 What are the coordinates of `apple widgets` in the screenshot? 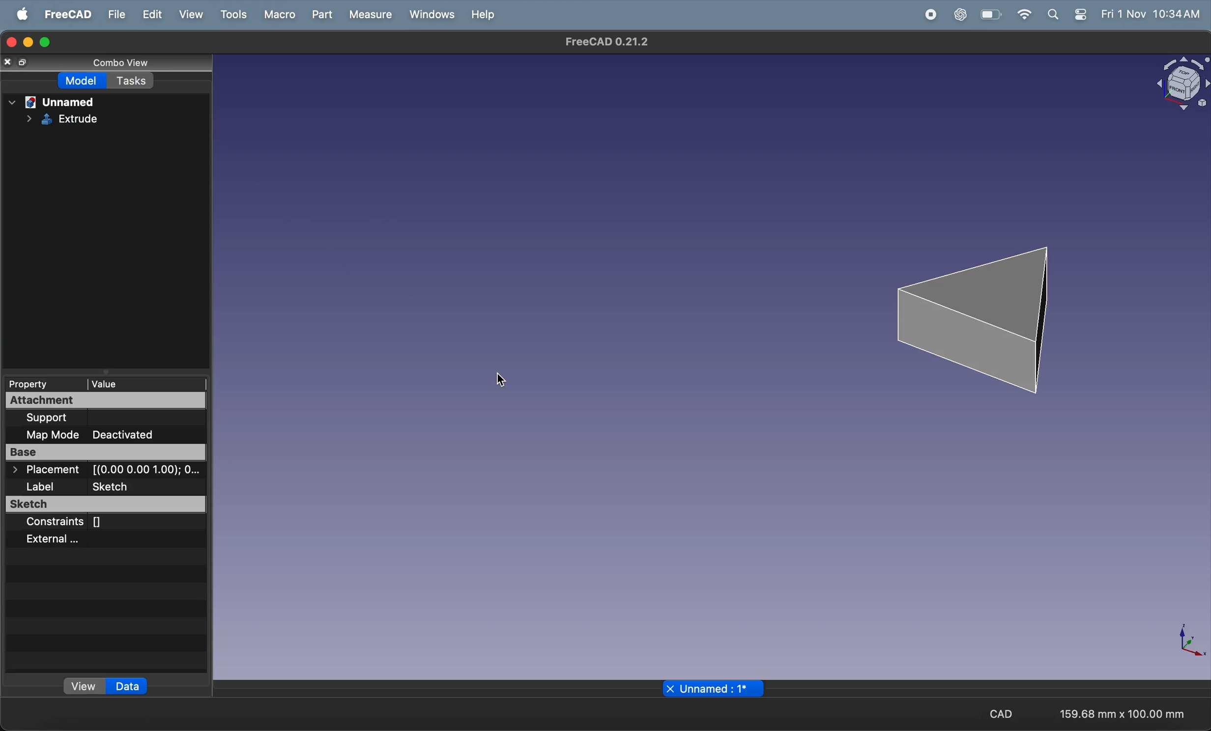 It's located at (1067, 15).